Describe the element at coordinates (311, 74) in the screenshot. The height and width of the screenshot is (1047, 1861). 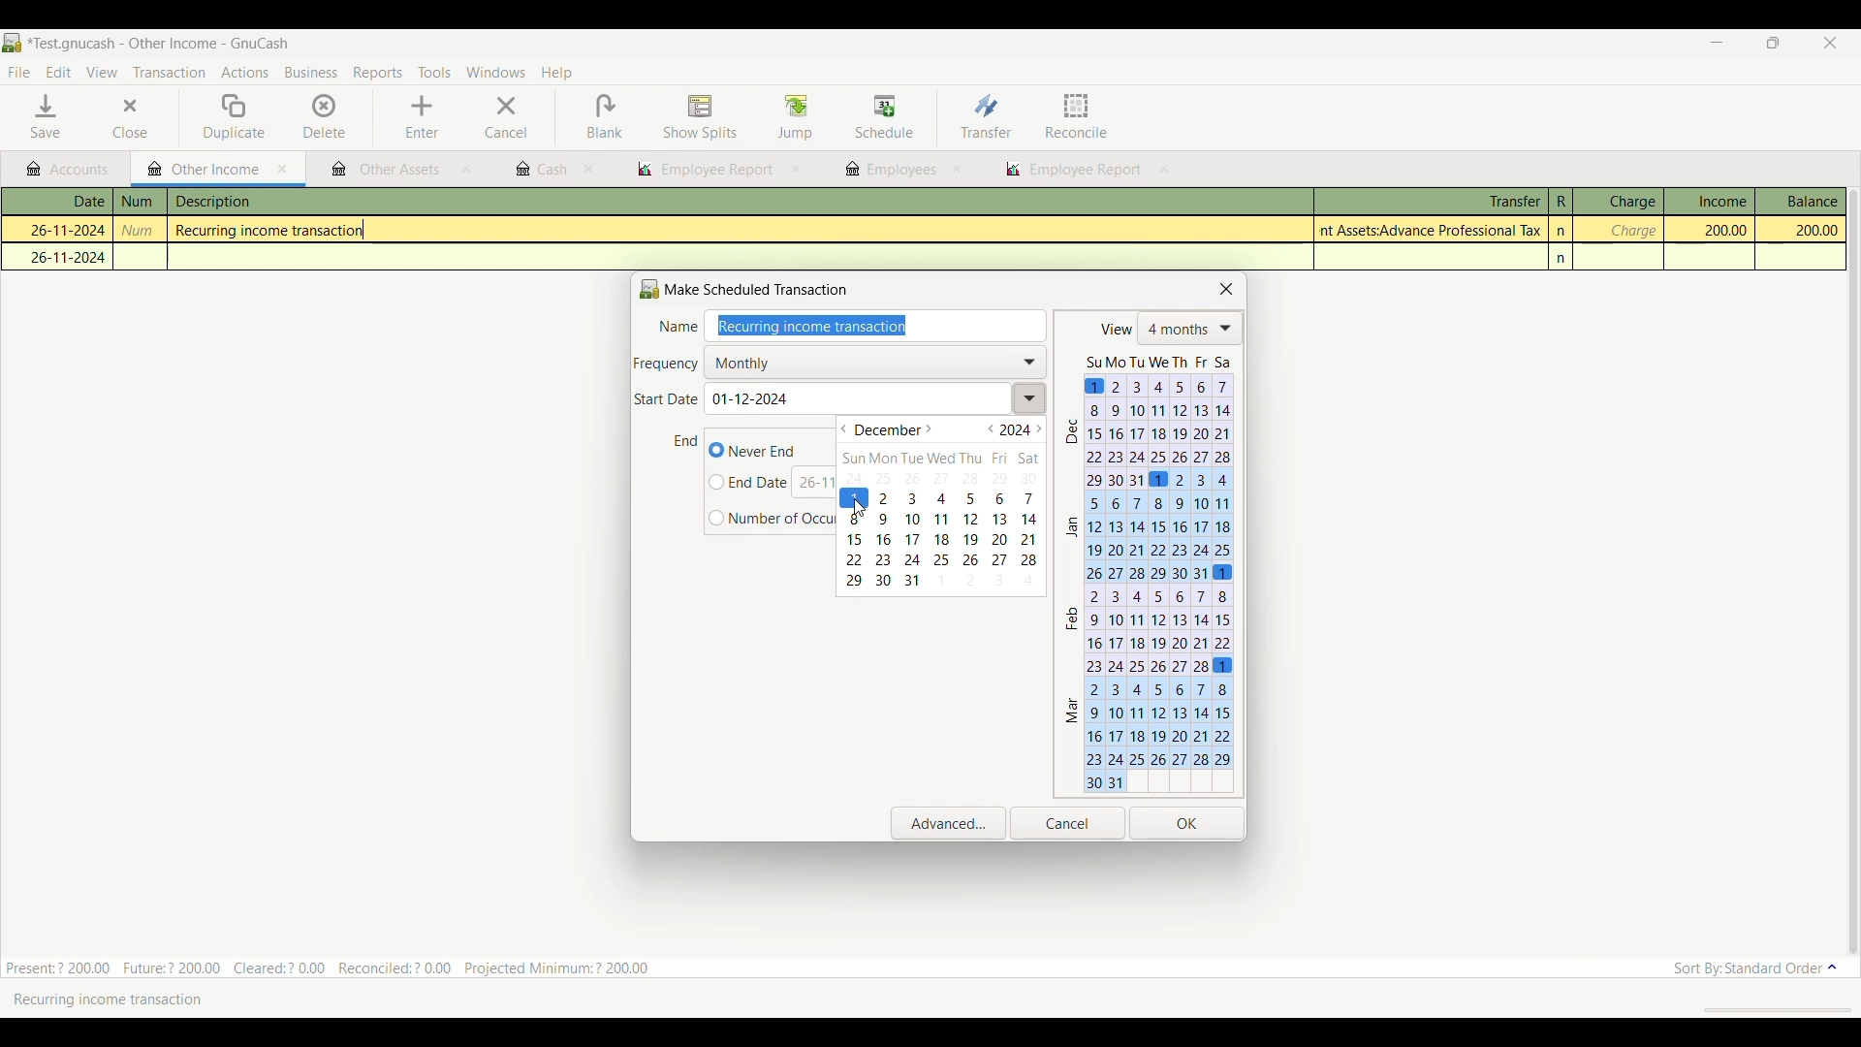
I see `Business menu` at that location.